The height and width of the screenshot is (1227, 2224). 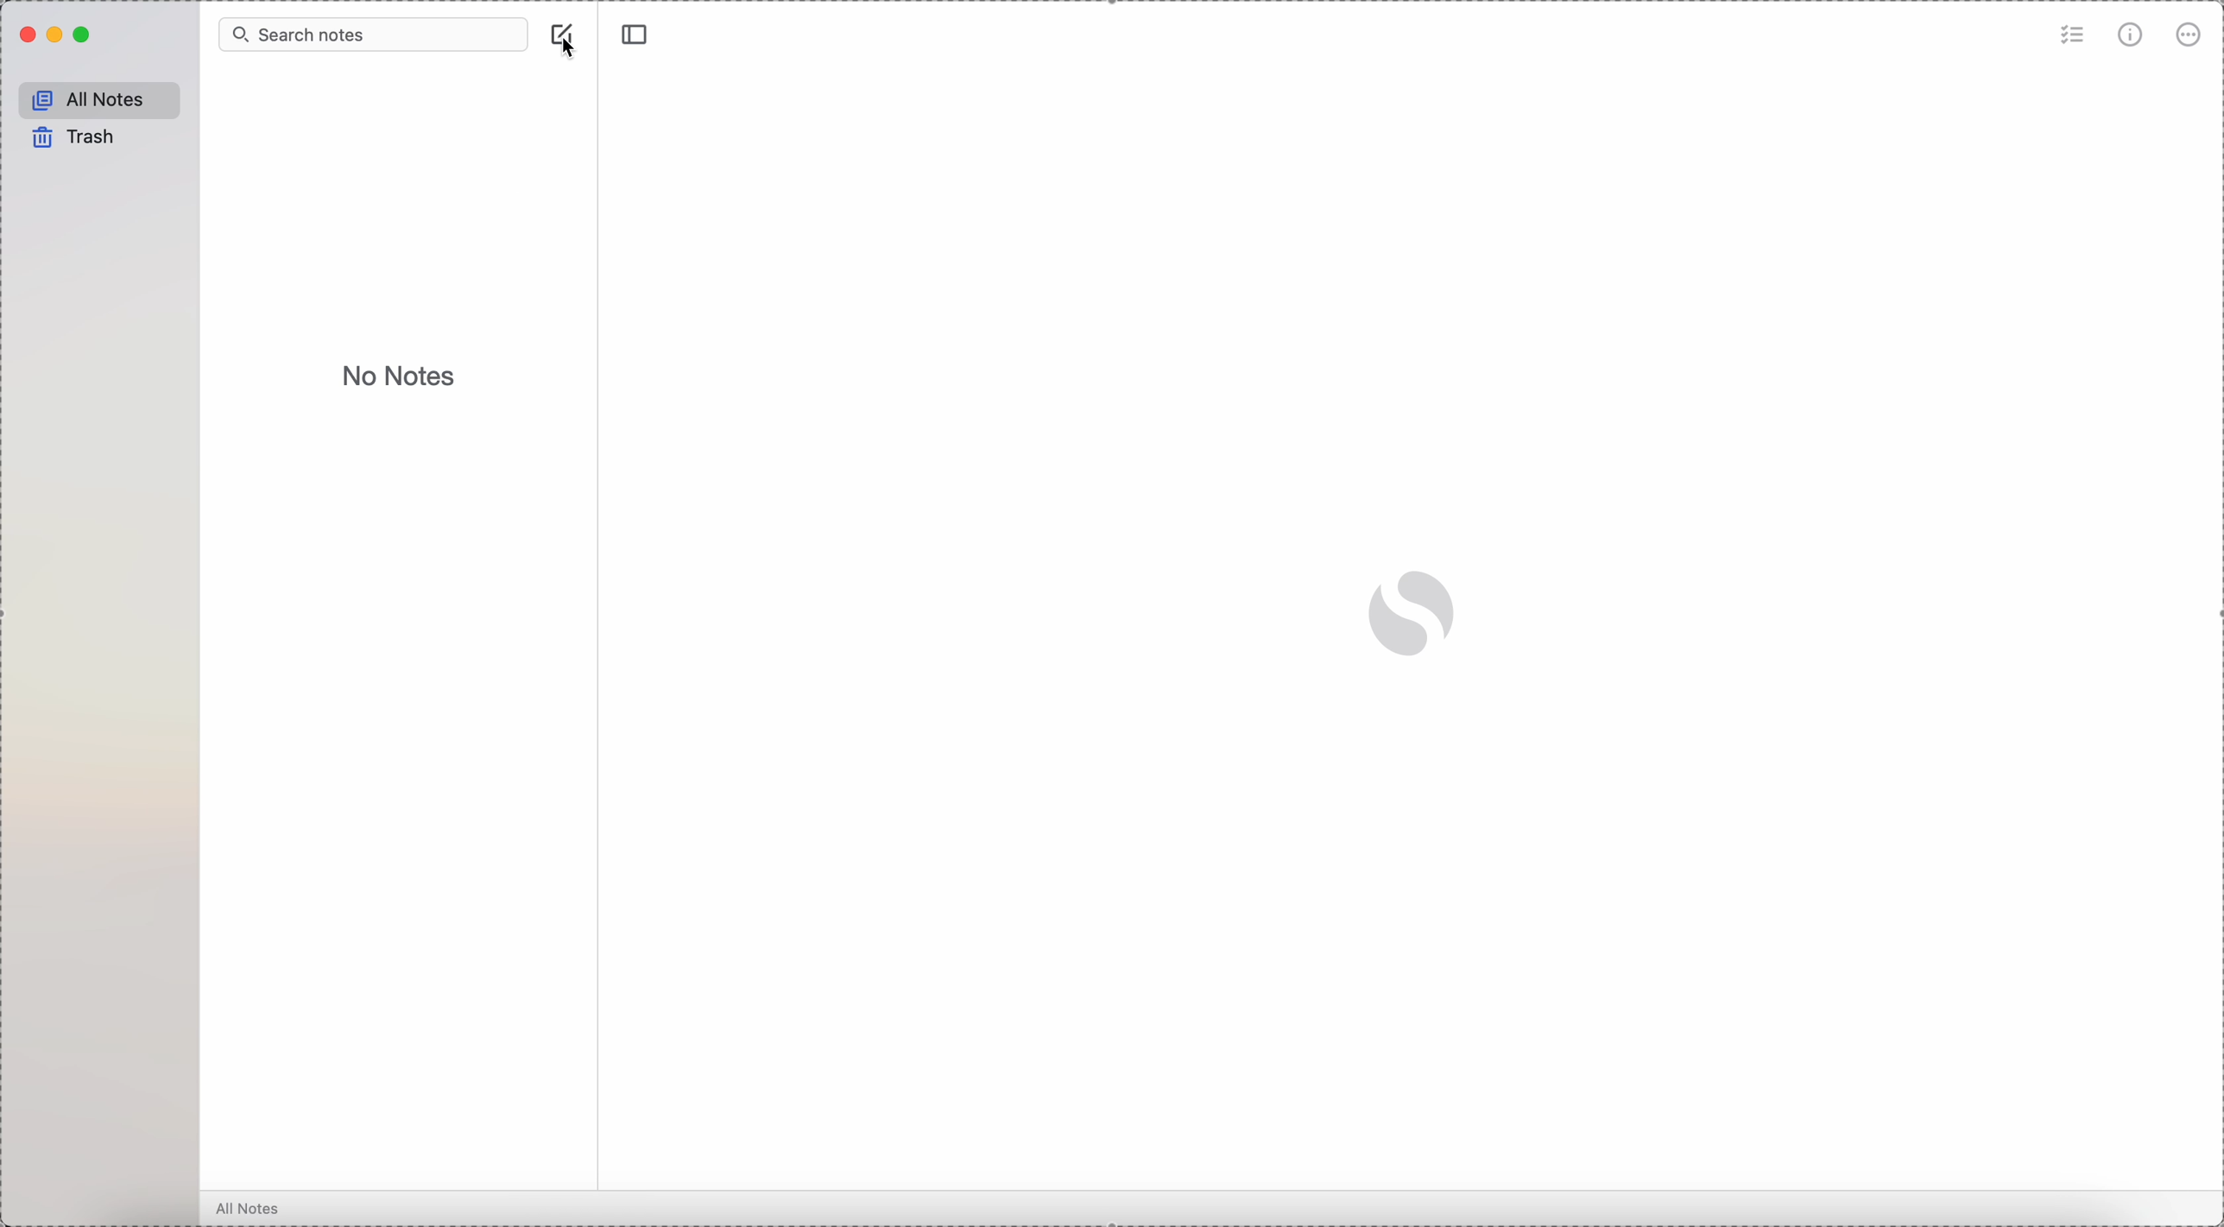 I want to click on more options, so click(x=2191, y=35).